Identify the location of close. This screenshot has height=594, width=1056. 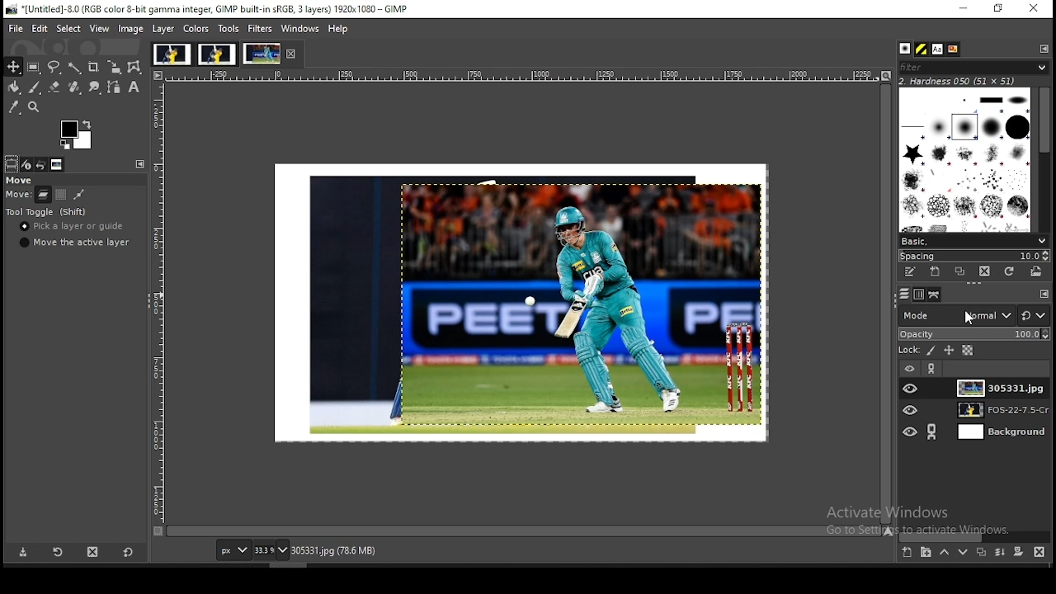
(290, 54).